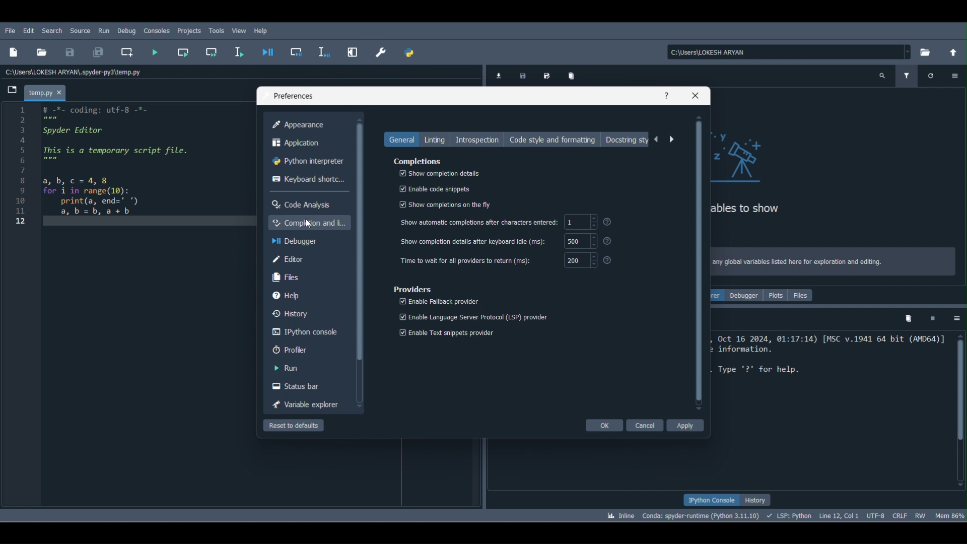  Describe the element at coordinates (902, 514) in the screenshot. I see `File EOL Status` at that location.